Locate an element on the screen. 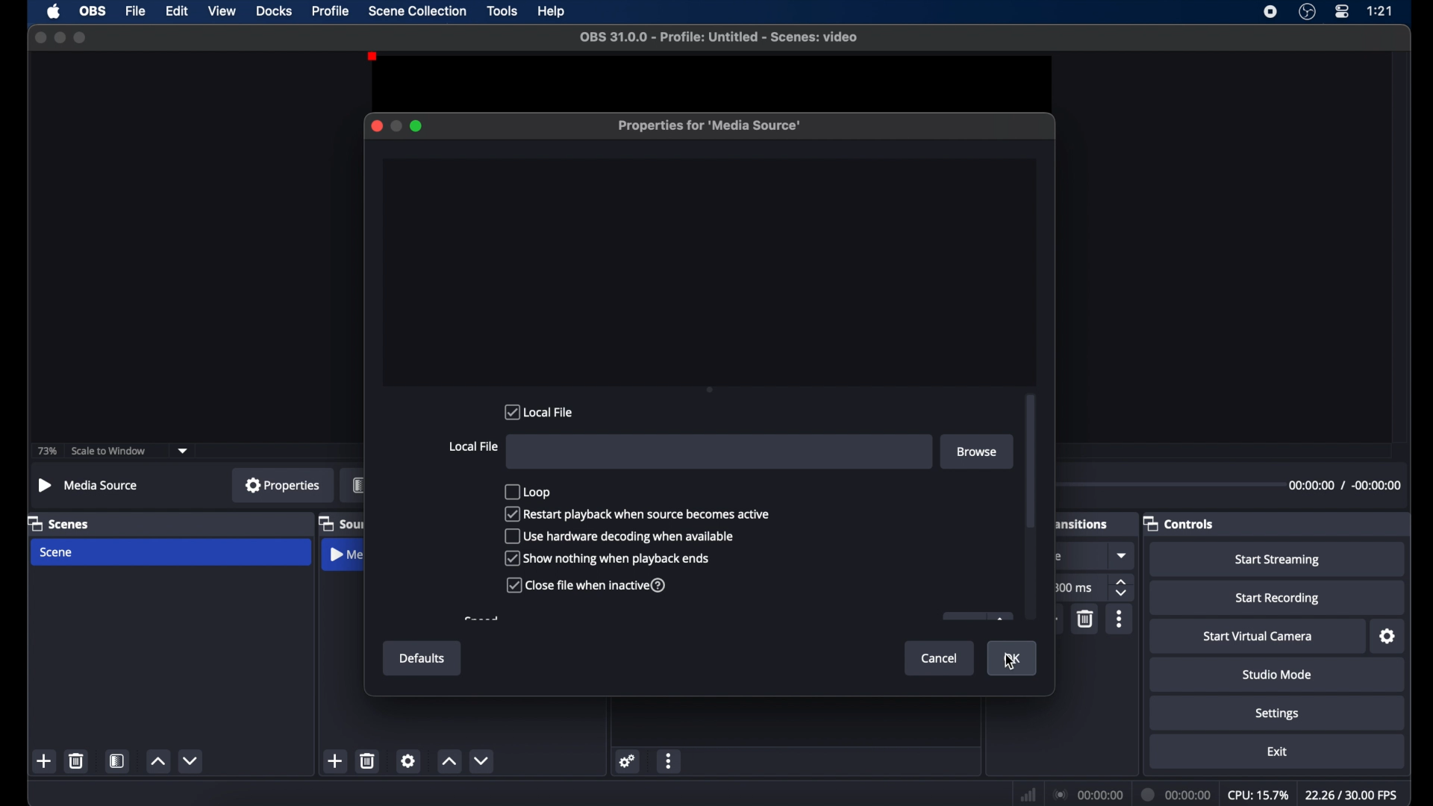  add is located at coordinates (44, 760).